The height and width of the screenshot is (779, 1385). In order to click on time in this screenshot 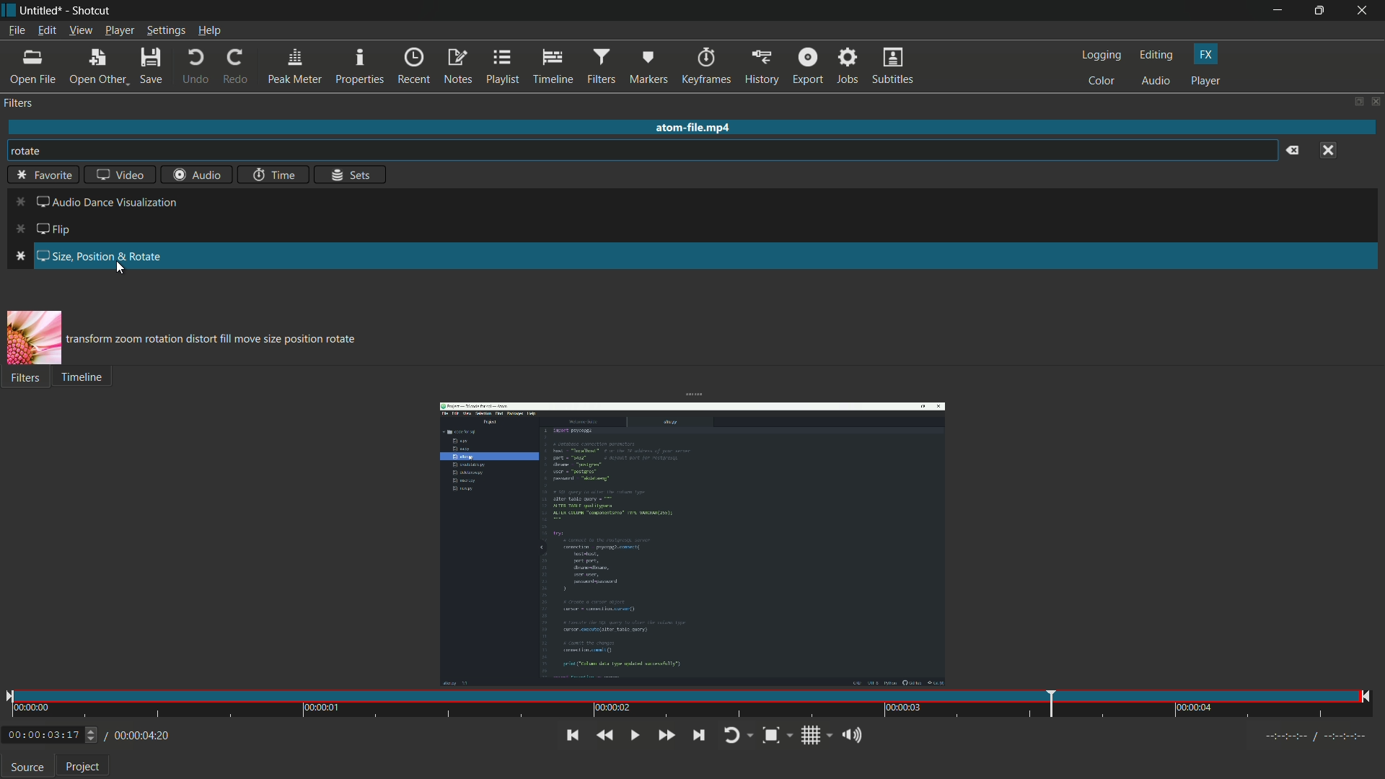, I will do `click(275, 174)`.